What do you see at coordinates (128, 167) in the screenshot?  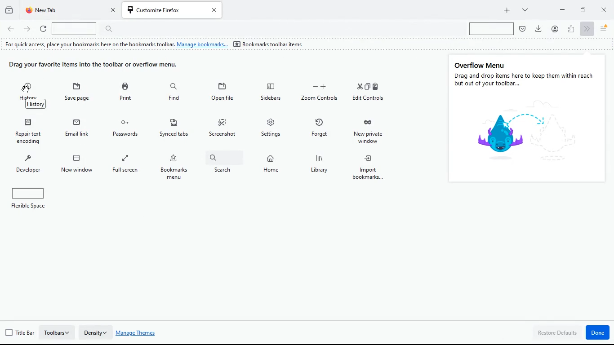 I see `full screen` at bounding box center [128, 167].